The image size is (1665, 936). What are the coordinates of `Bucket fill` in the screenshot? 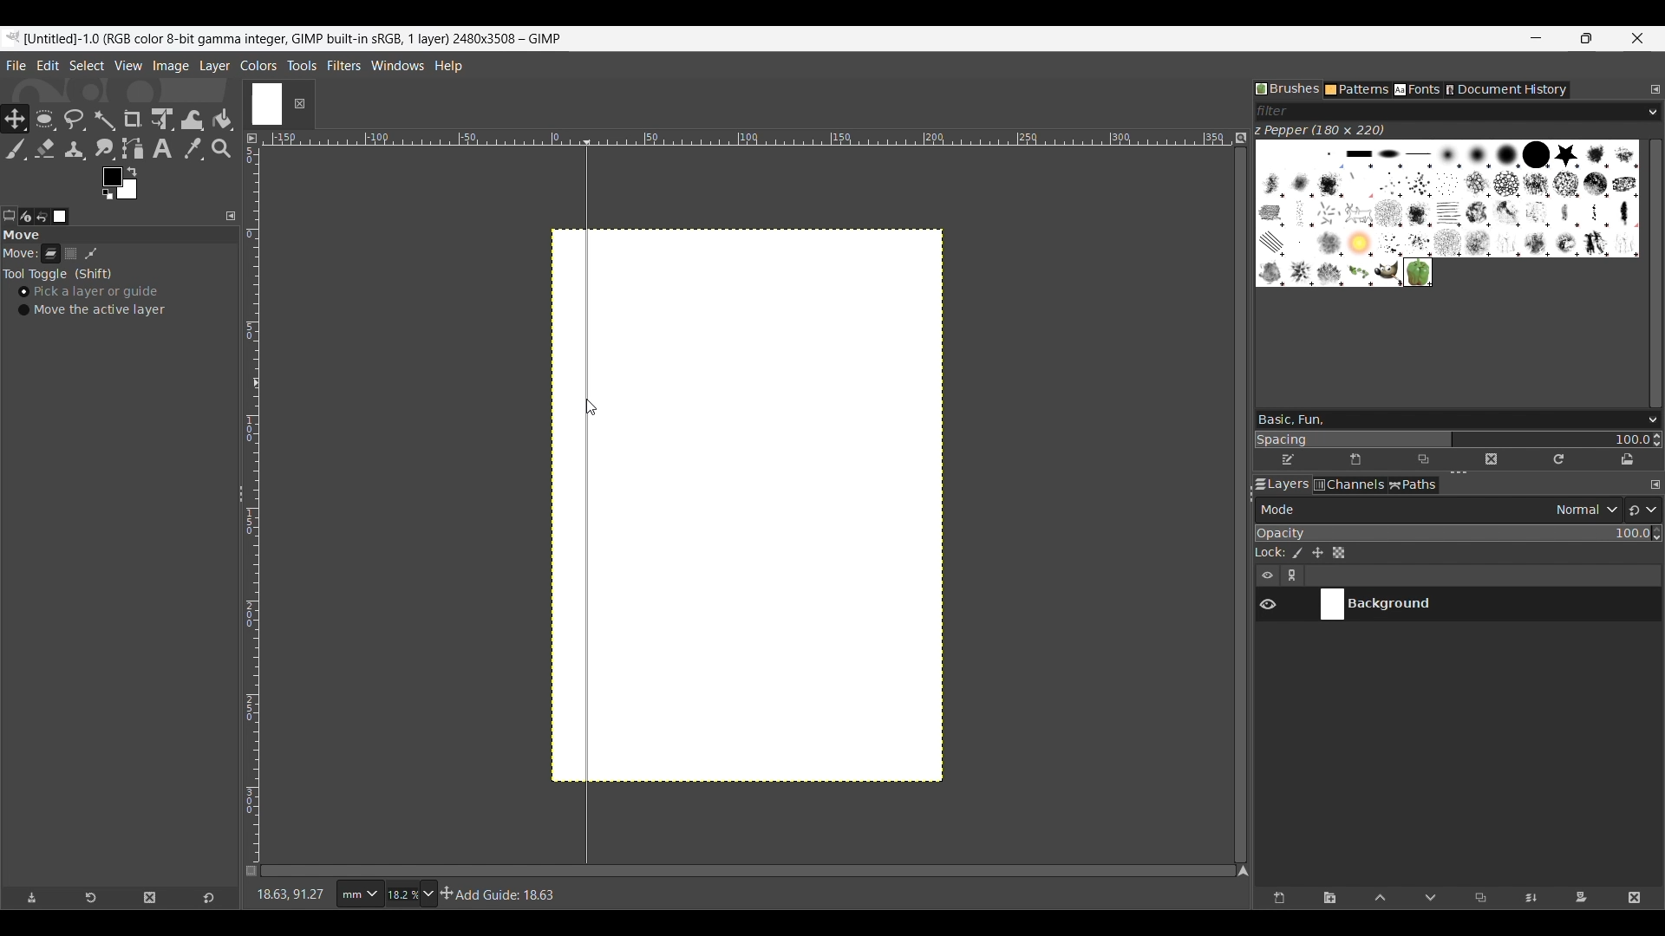 It's located at (223, 120).